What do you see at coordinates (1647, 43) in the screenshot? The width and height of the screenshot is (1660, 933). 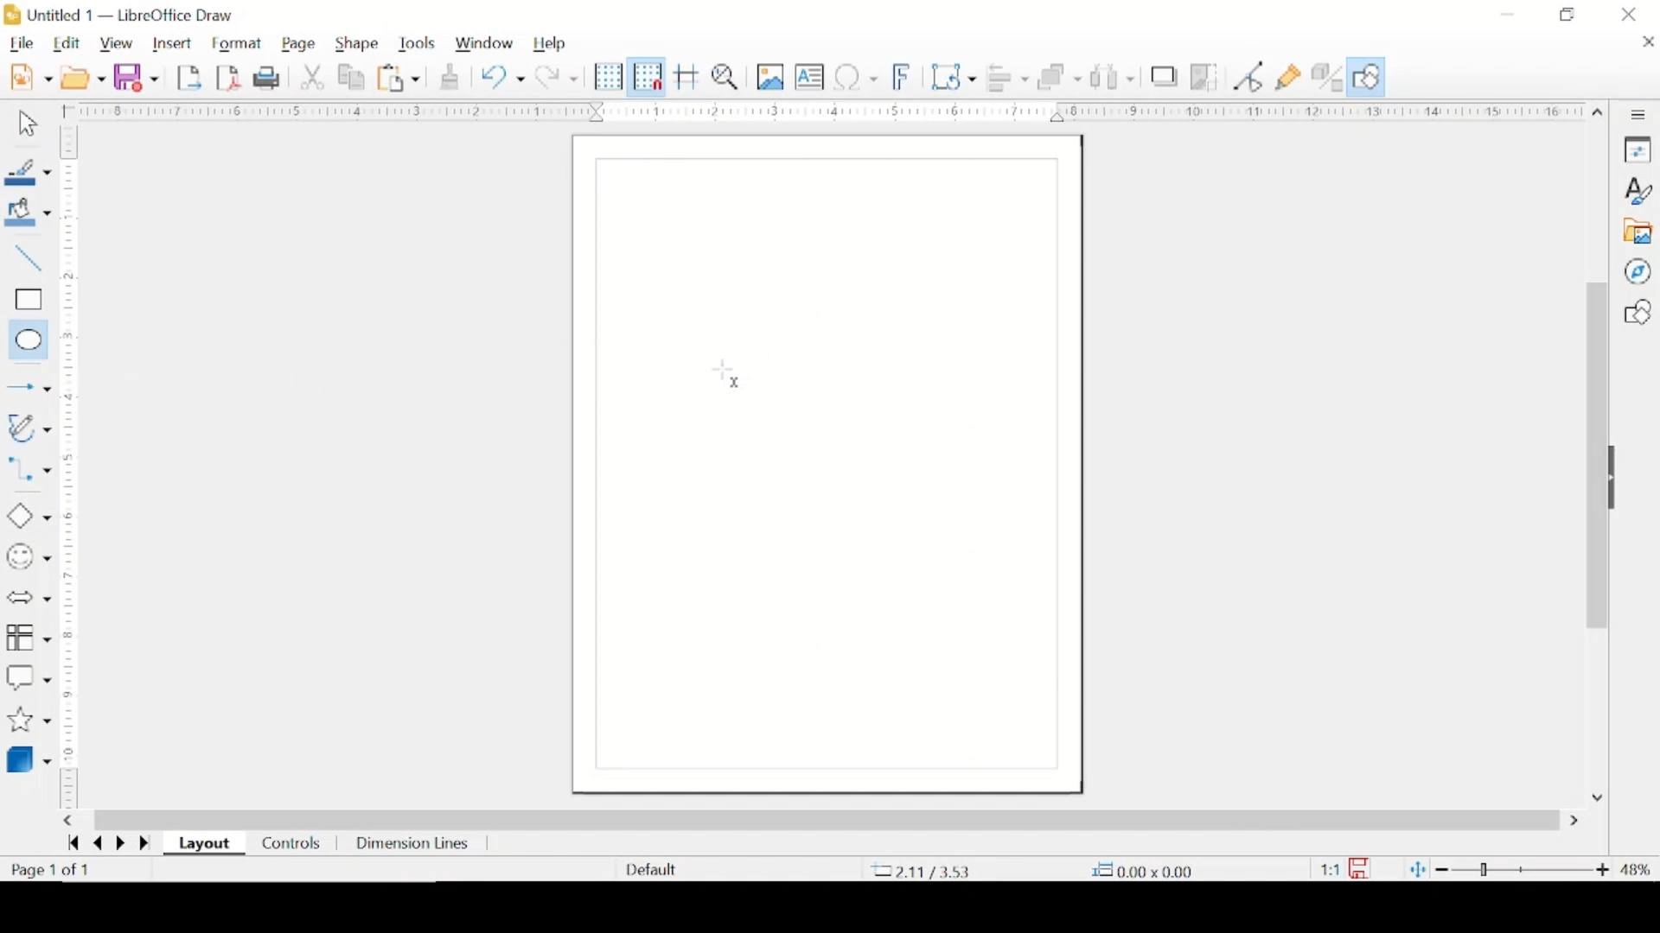 I see `close` at bounding box center [1647, 43].